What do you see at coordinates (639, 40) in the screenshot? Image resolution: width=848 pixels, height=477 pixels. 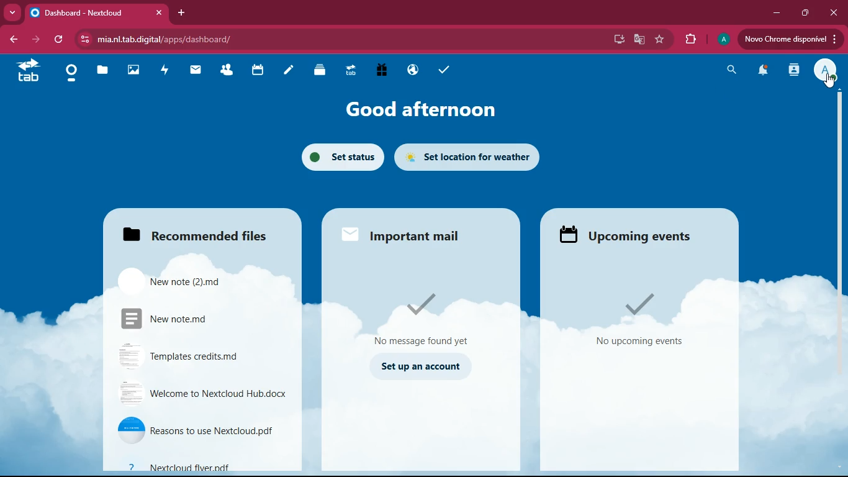 I see `google translate` at bounding box center [639, 40].